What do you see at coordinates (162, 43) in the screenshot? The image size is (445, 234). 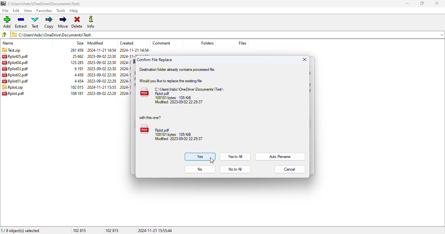 I see `comment` at bounding box center [162, 43].